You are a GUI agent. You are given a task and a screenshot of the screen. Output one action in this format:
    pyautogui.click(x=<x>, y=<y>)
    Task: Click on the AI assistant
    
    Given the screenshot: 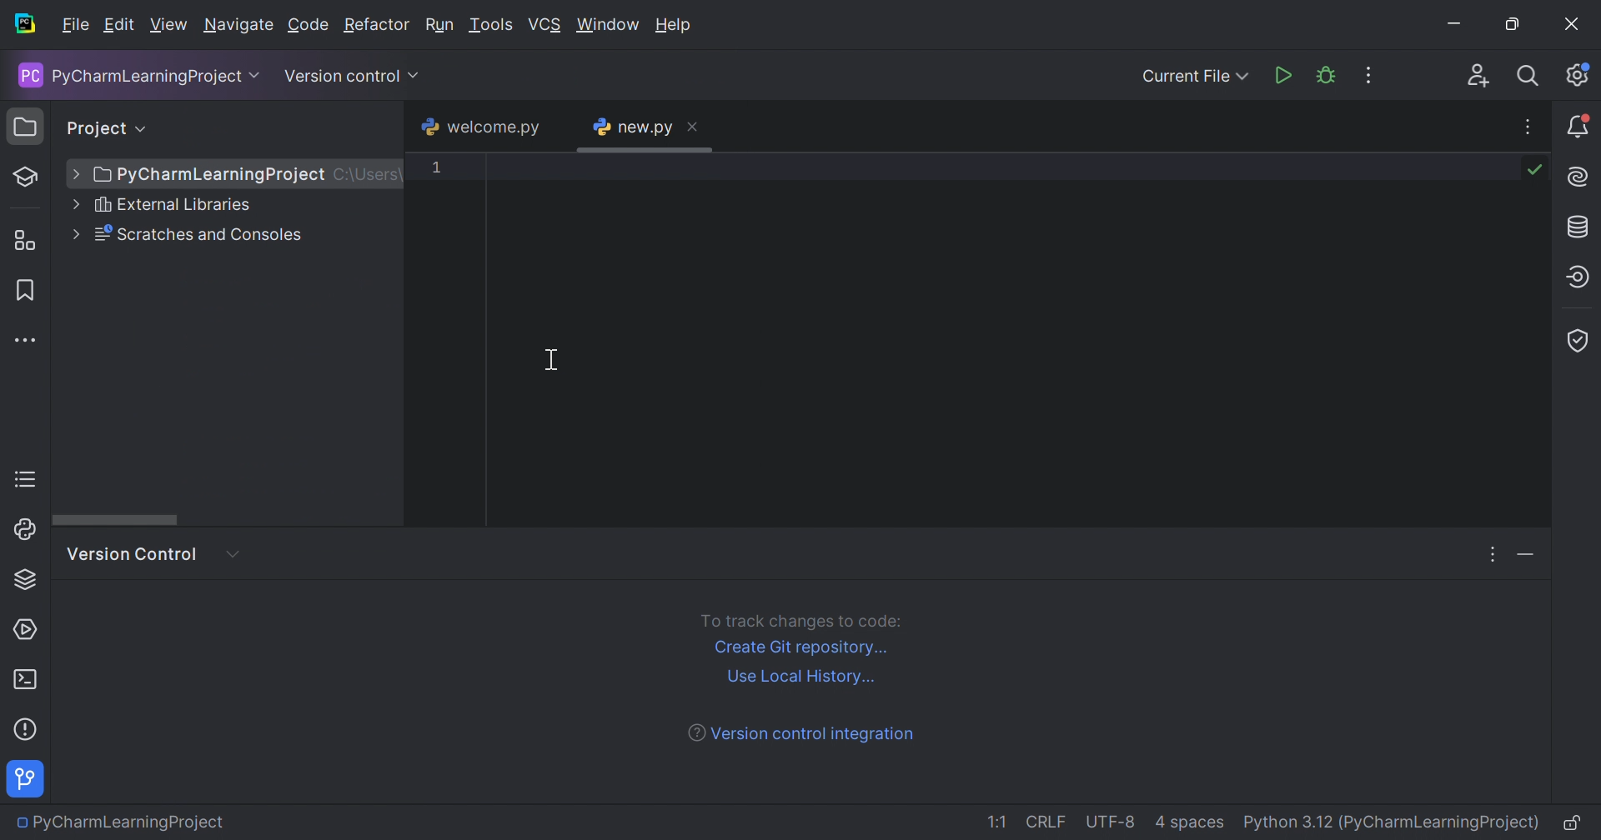 What is the action you would take?
    pyautogui.click(x=1579, y=177)
    